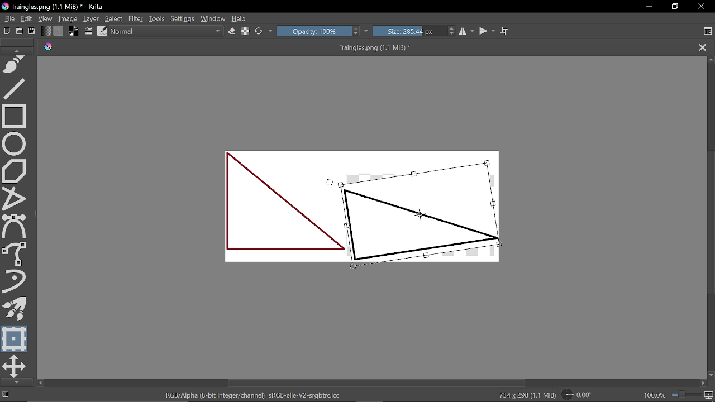 This screenshot has width=715, height=402. Describe the element at coordinates (75, 31) in the screenshot. I see `Foreground color` at that location.